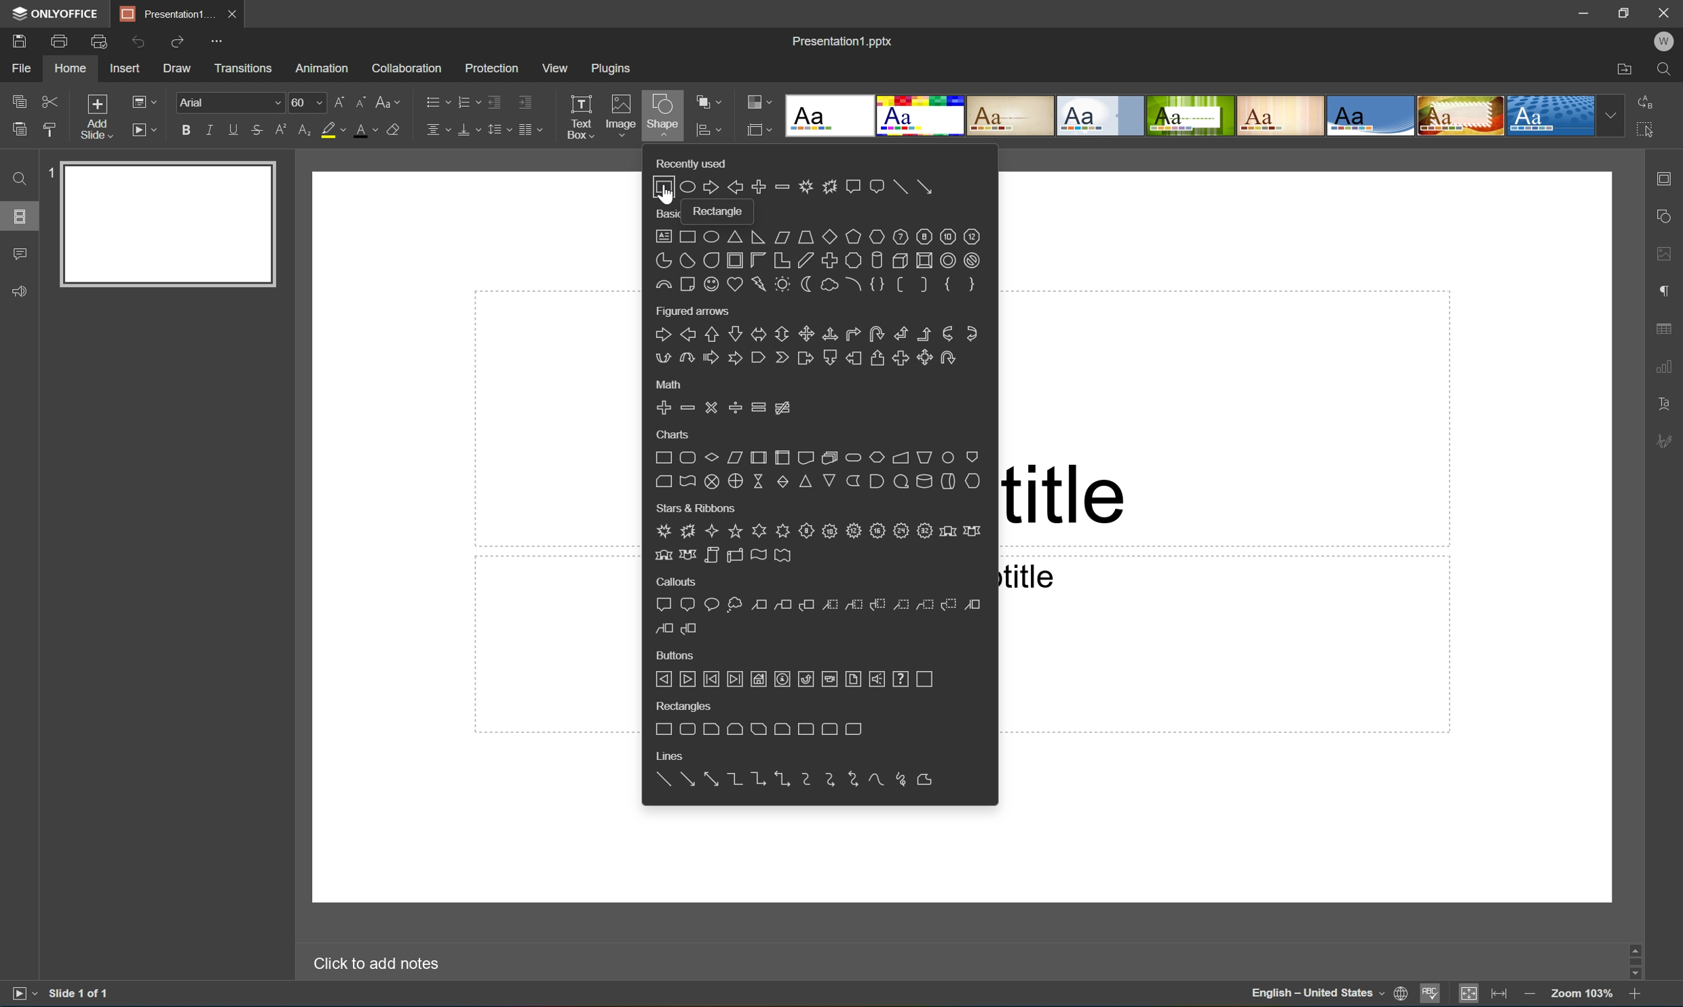  I want to click on Text box, so click(582, 117).